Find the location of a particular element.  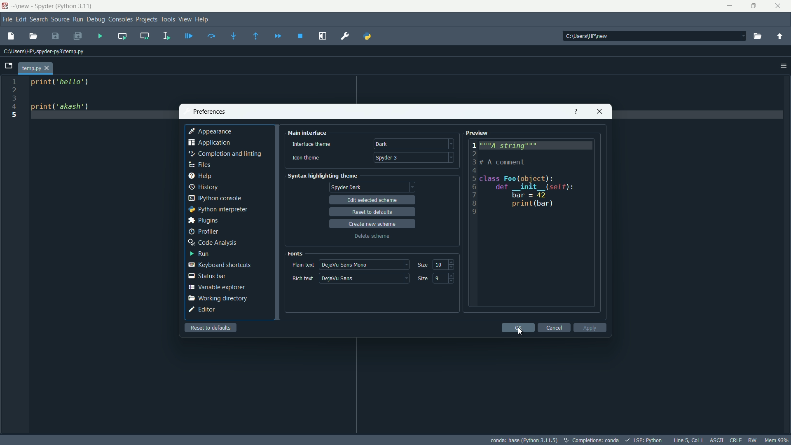

close is located at coordinates (600, 111).